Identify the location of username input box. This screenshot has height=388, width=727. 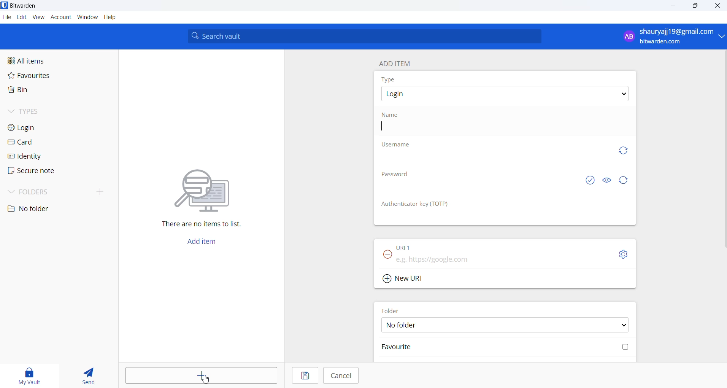
(495, 160).